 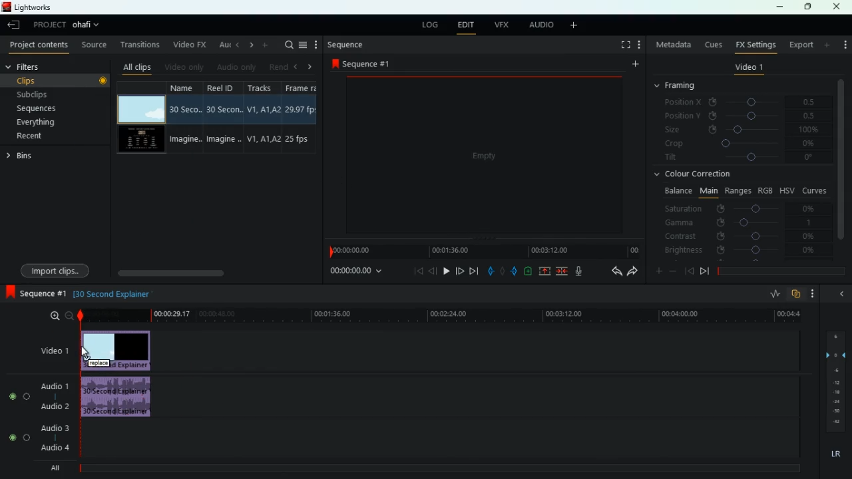 What do you see at coordinates (89, 26) in the screenshot?
I see `project name` at bounding box center [89, 26].